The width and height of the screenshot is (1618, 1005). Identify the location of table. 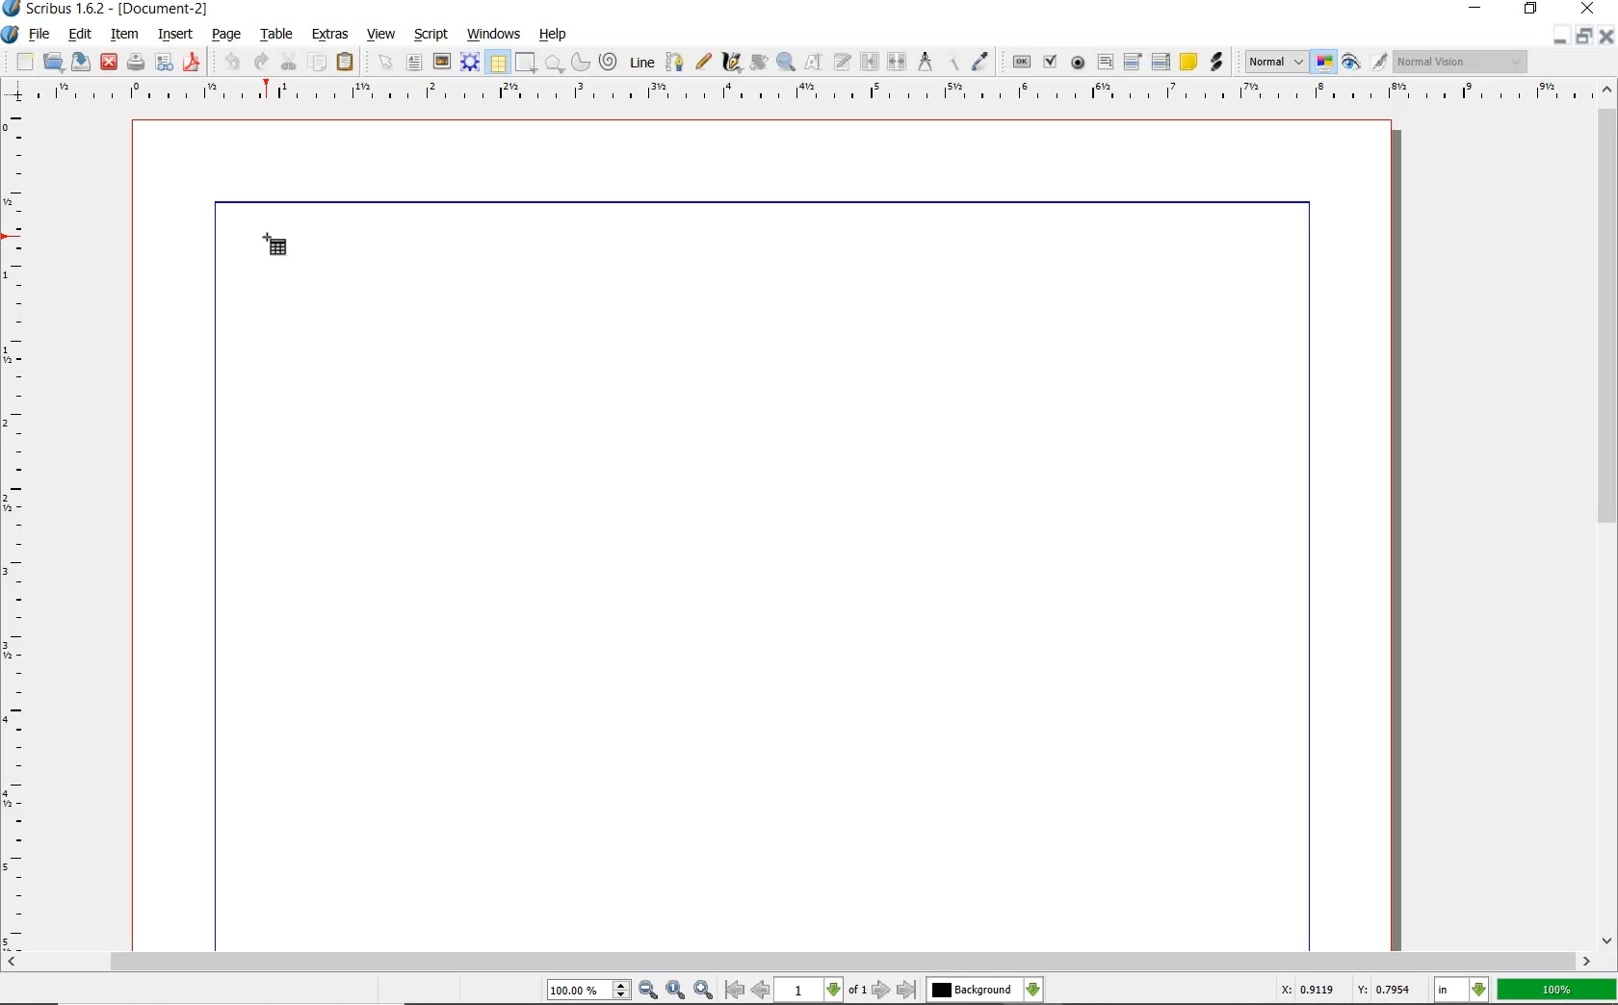
(498, 63).